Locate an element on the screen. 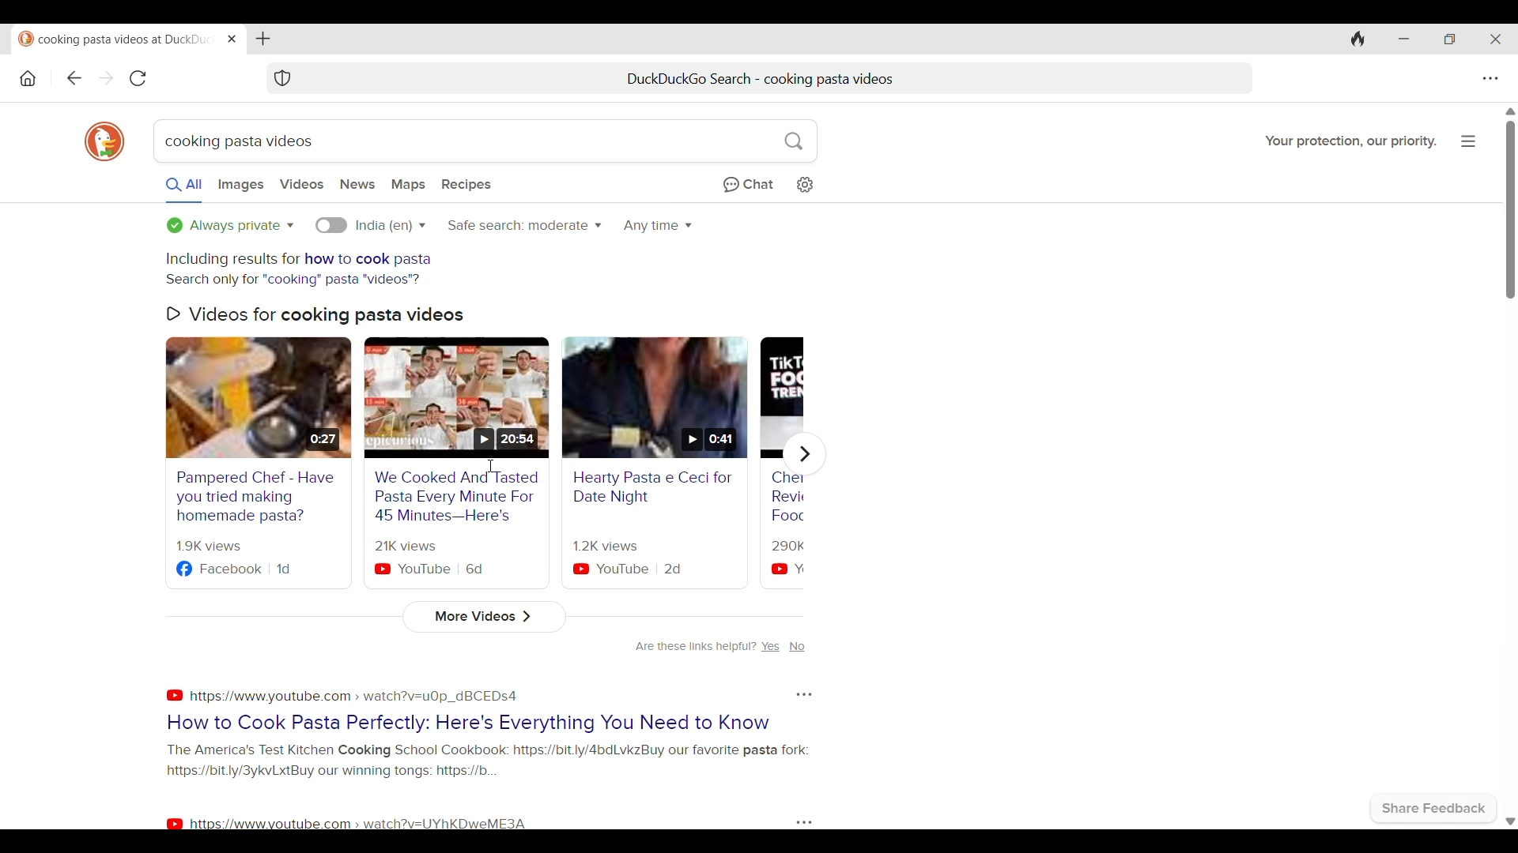 This screenshot has width=1518, height=853. Close tab is located at coordinates (231, 38).